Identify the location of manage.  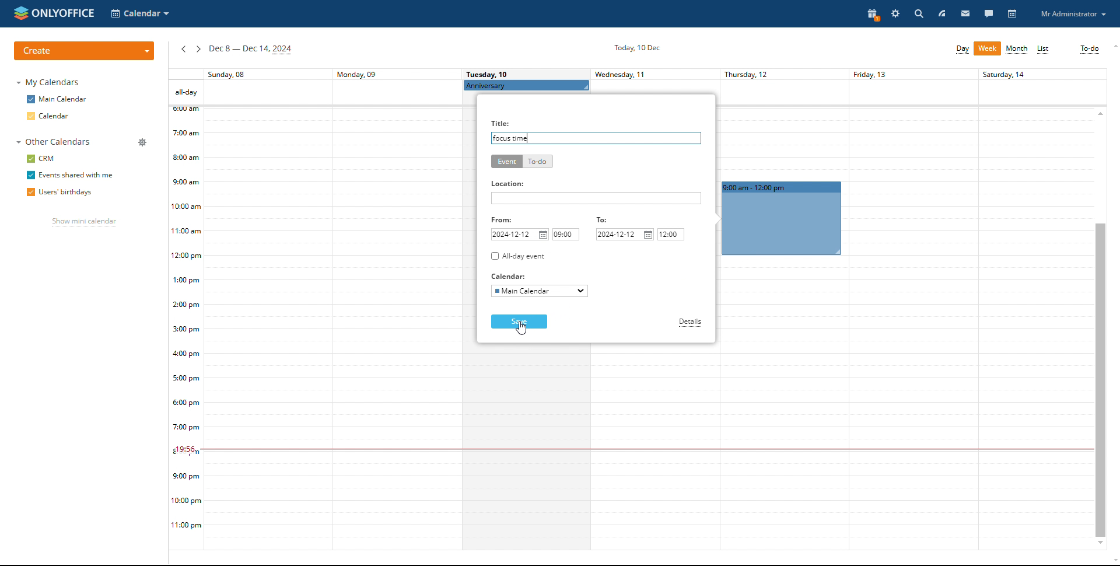
(143, 142).